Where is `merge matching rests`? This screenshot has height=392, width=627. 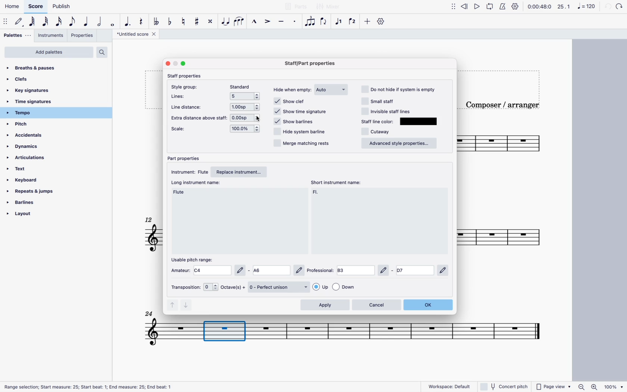 merge matching rests is located at coordinates (301, 144).